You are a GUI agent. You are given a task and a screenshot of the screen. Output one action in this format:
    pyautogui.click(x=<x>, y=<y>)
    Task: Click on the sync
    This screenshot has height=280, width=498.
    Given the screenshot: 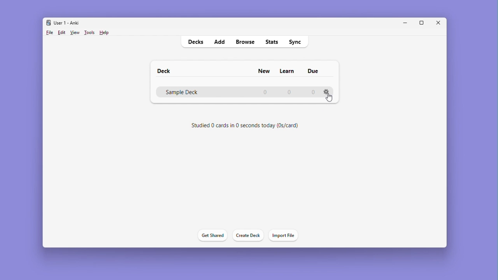 What is the action you would take?
    pyautogui.click(x=296, y=42)
    